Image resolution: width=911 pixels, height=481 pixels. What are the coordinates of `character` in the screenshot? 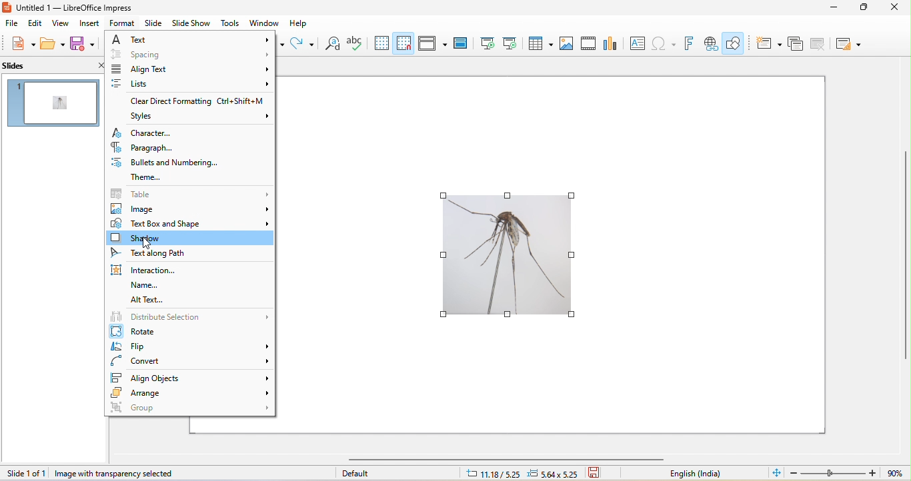 It's located at (191, 133).